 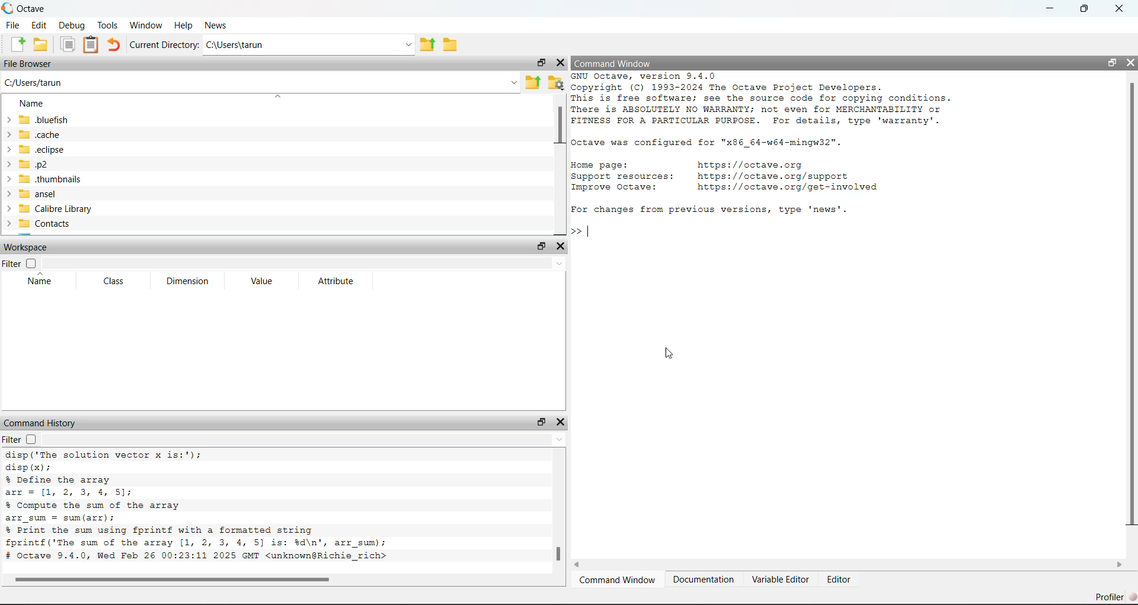 I want to click on Undo, so click(x=115, y=45).